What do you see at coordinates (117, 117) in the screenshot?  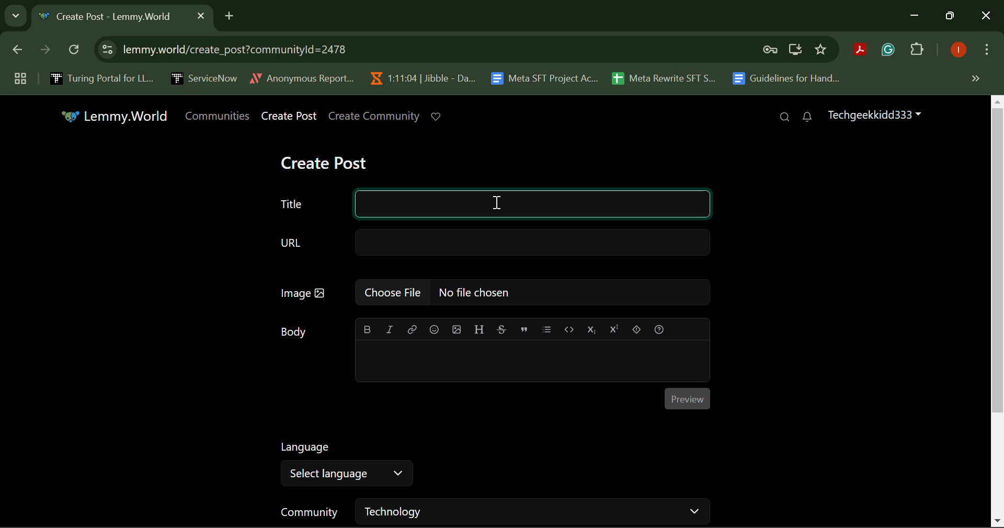 I see `Lemmy.World` at bounding box center [117, 117].